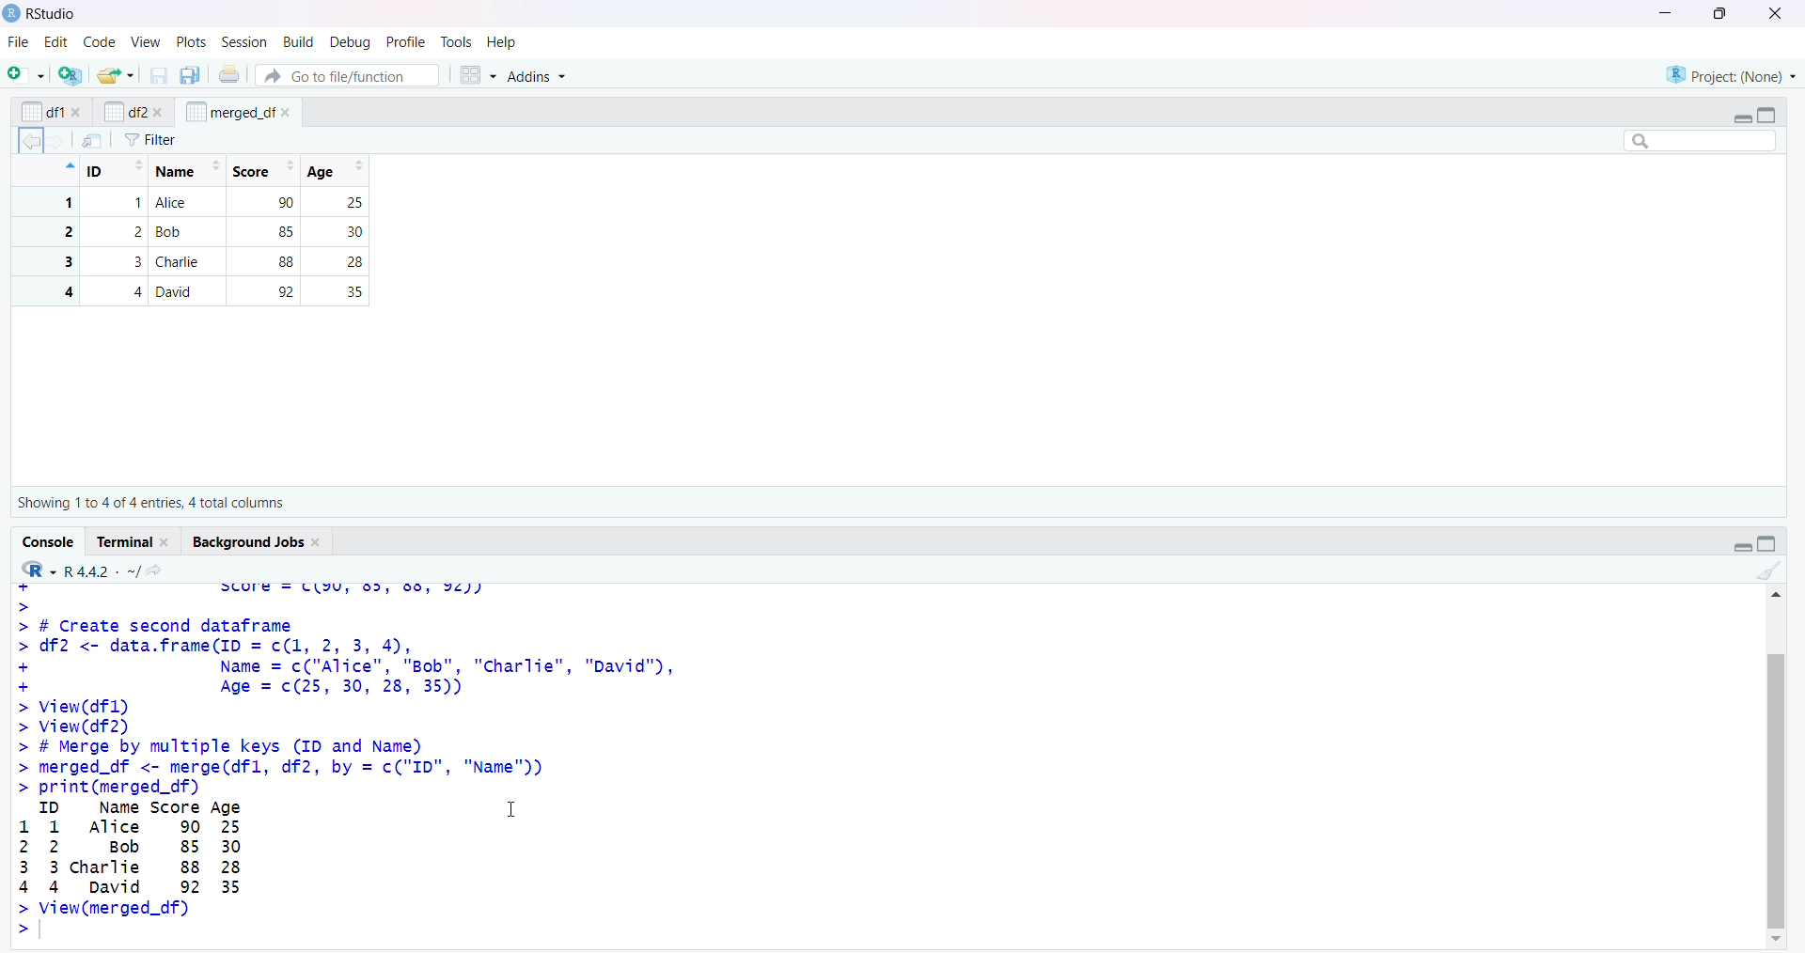  What do you see at coordinates (54, 14) in the screenshot?
I see `RStudio` at bounding box center [54, 14].